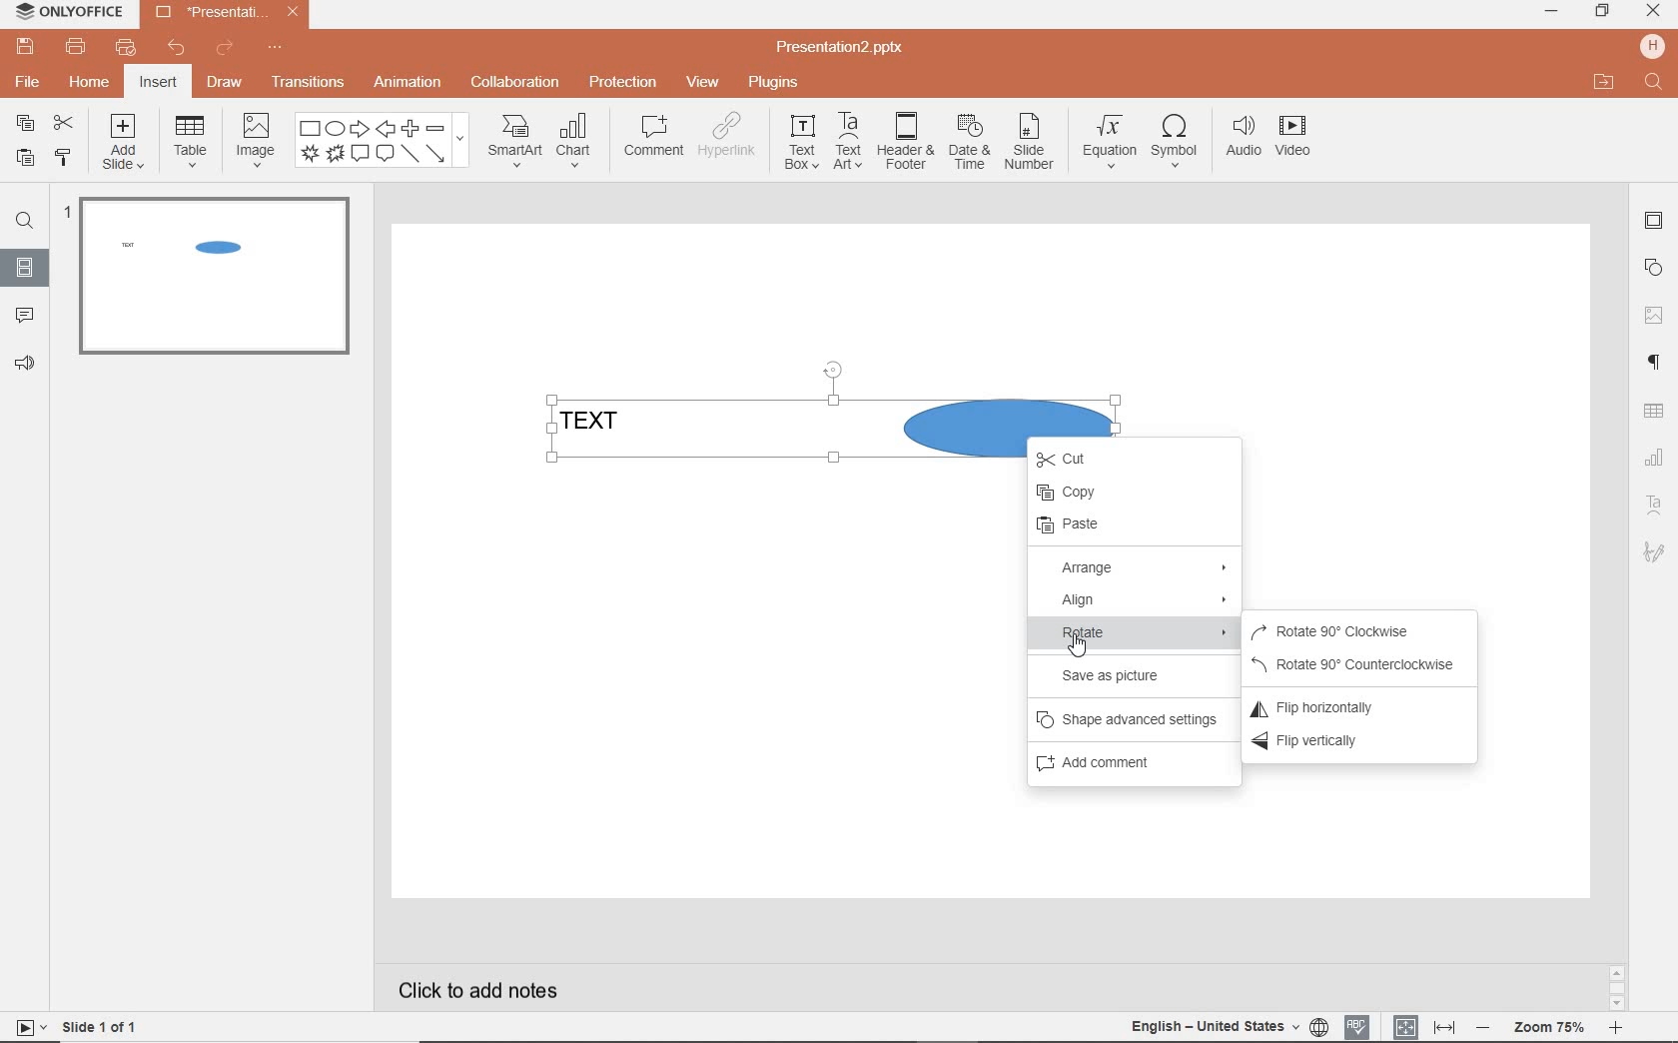 This screenshot has width=1678, height=1043. I want to click on PARAGRAPH SETTINGS, so click(1655, 365).